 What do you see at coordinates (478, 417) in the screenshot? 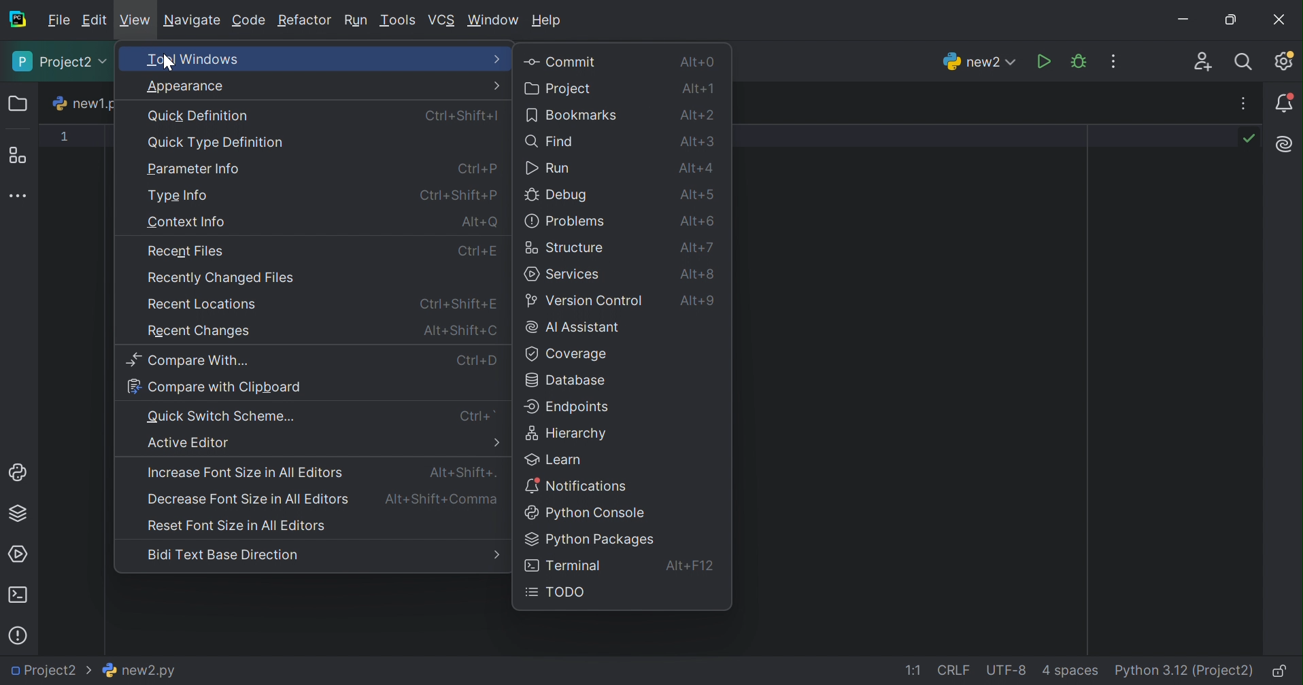
I see `Ctrl+`` at bounding box center [478, 417].